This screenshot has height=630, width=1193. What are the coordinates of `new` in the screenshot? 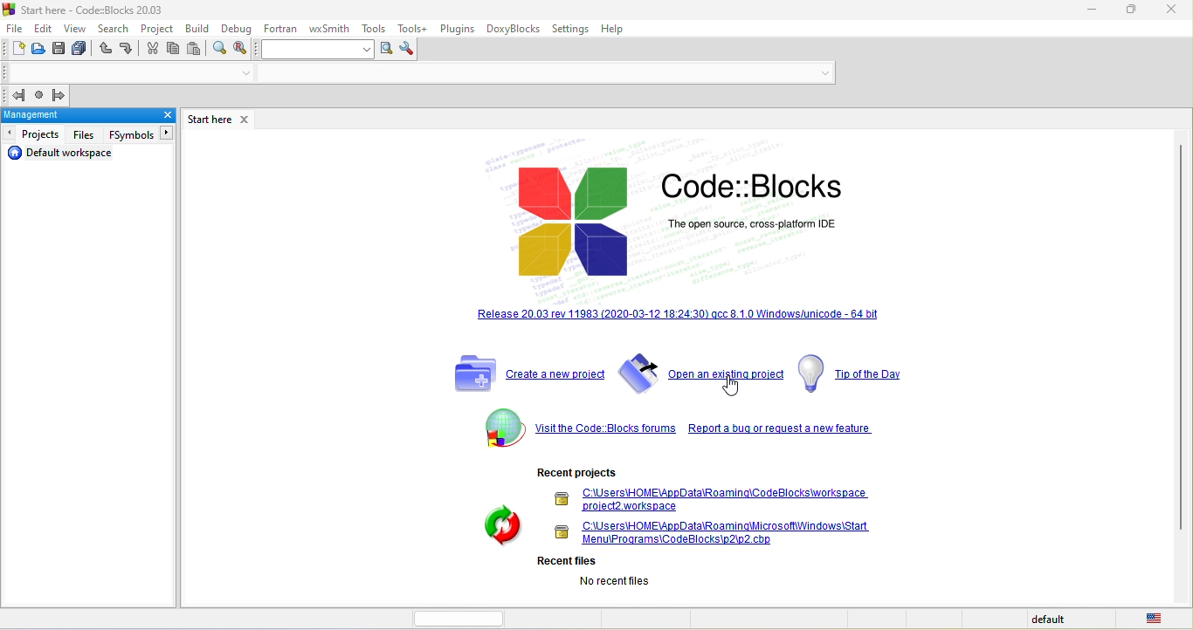 It's located at (16, 48).